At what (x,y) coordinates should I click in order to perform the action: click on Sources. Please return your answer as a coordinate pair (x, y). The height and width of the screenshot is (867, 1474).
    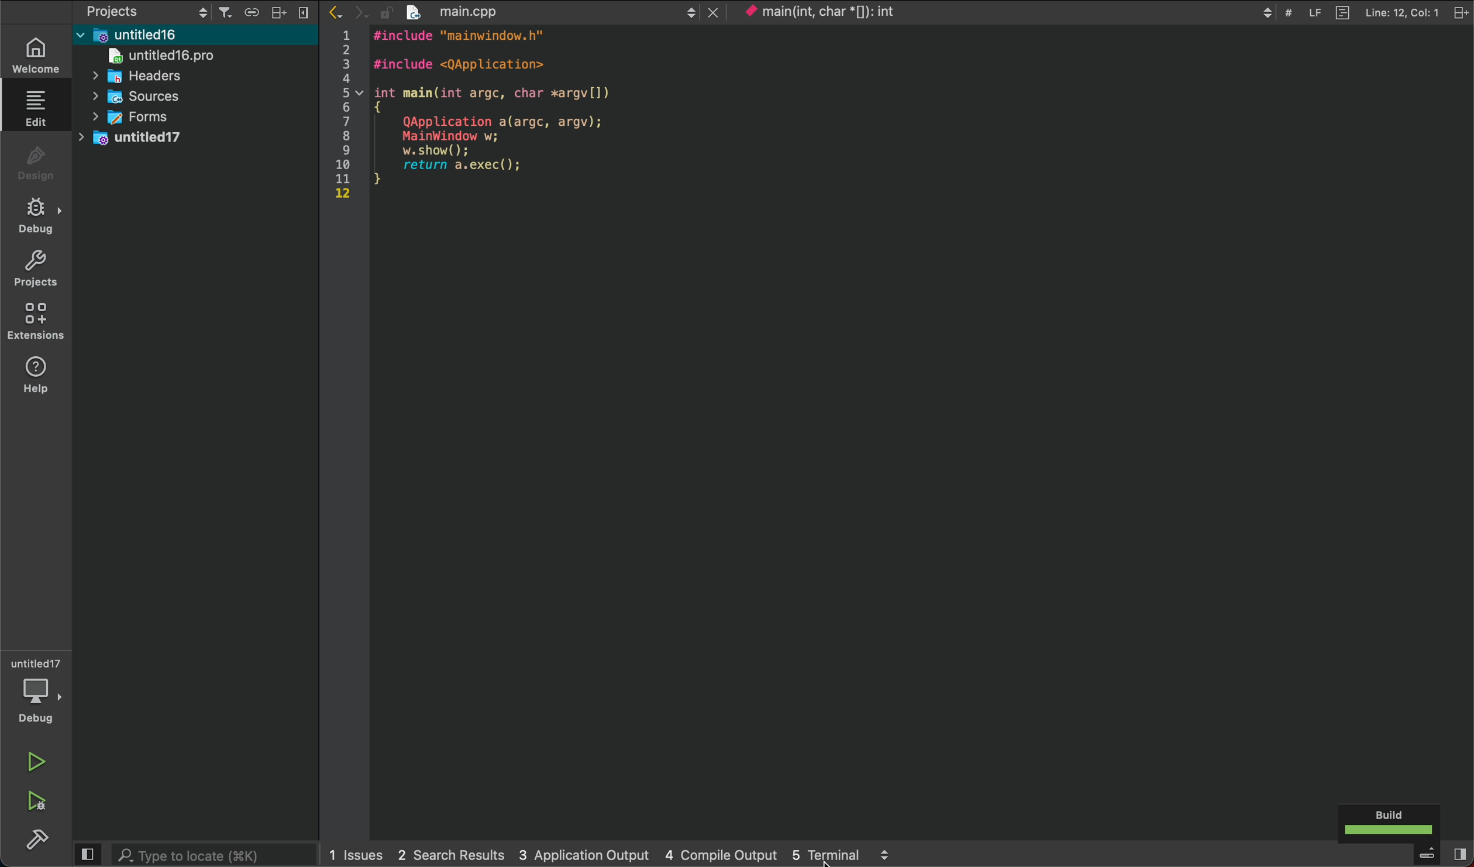
    Looking at the image, I should click on (153, 95).